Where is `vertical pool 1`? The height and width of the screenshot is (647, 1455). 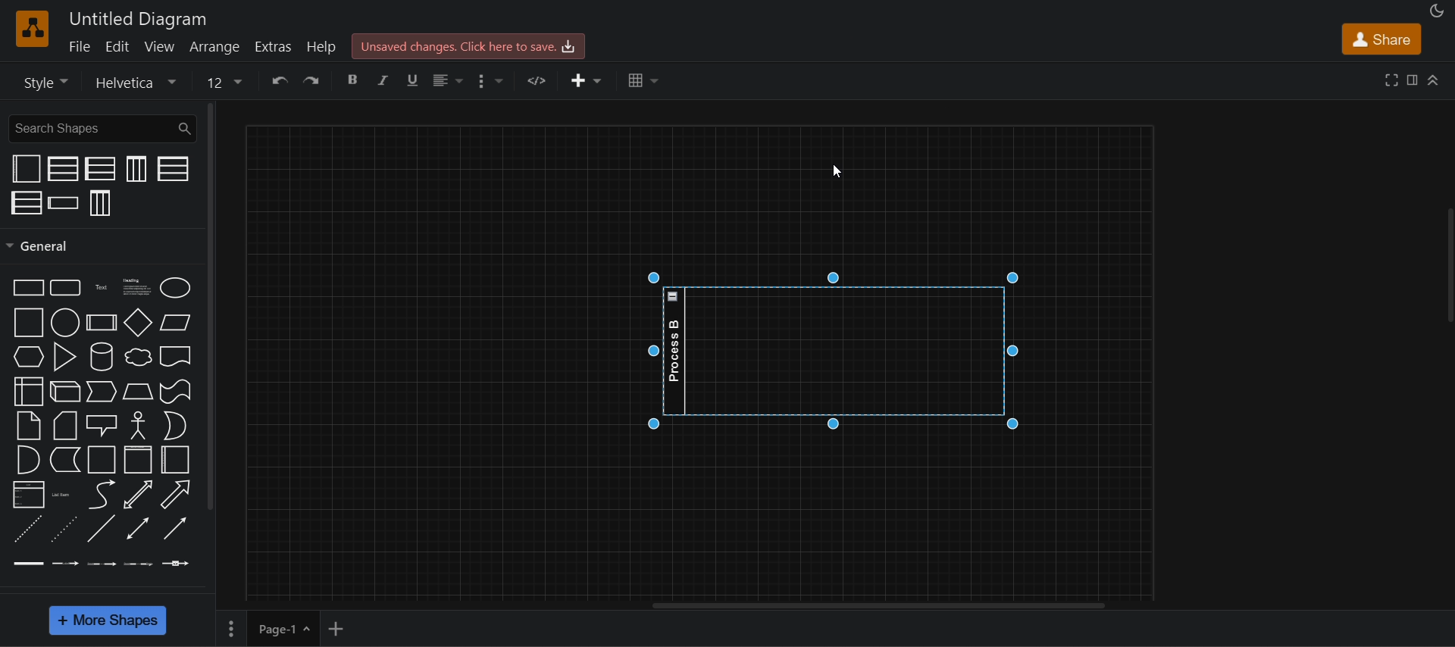
vertical pool 1 is located at coordinates (135, 169).